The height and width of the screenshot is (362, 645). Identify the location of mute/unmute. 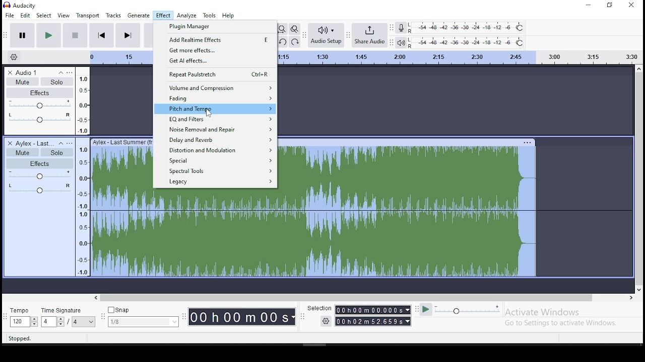
(22, 81).